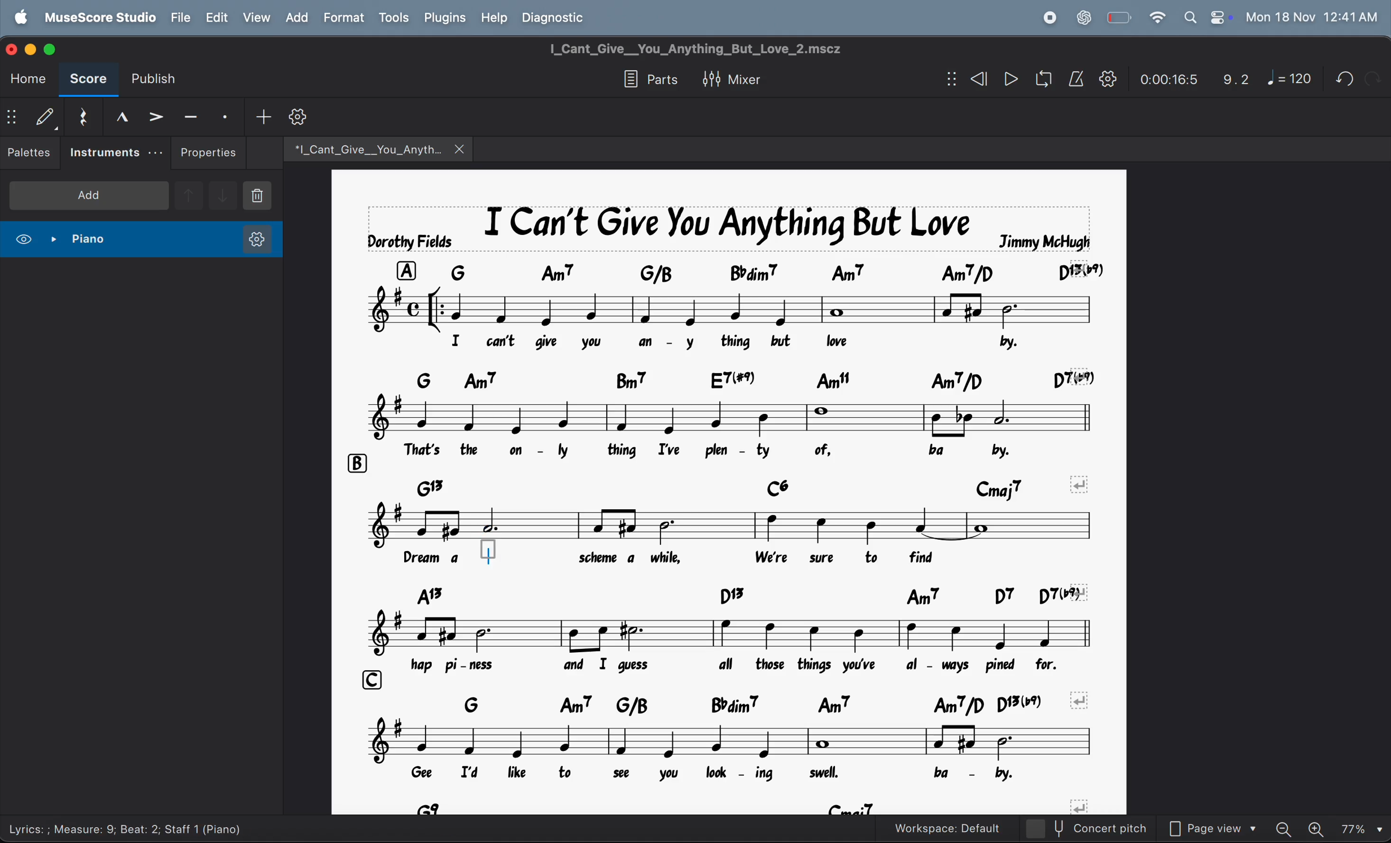 The width and height of the screenshot is (1391, 843). I want to click on go upward, so click(189, 194).